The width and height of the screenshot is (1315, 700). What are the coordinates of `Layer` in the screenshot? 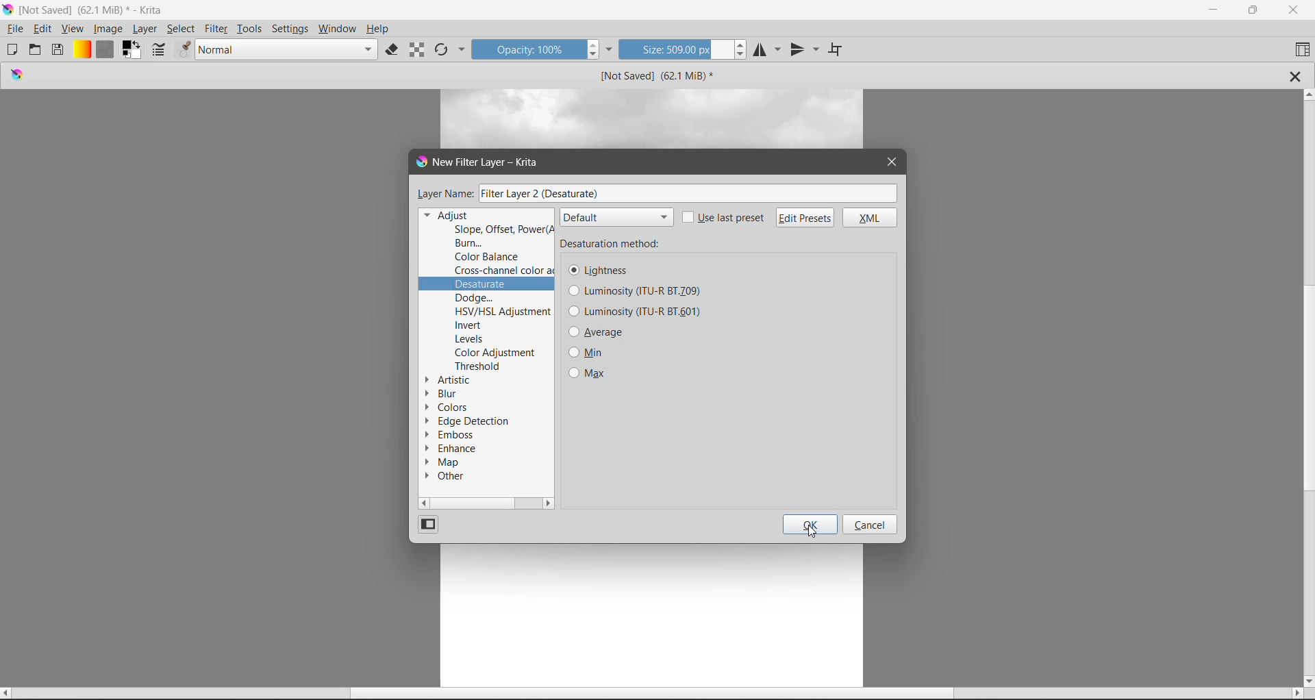 It's located at (147, 29).